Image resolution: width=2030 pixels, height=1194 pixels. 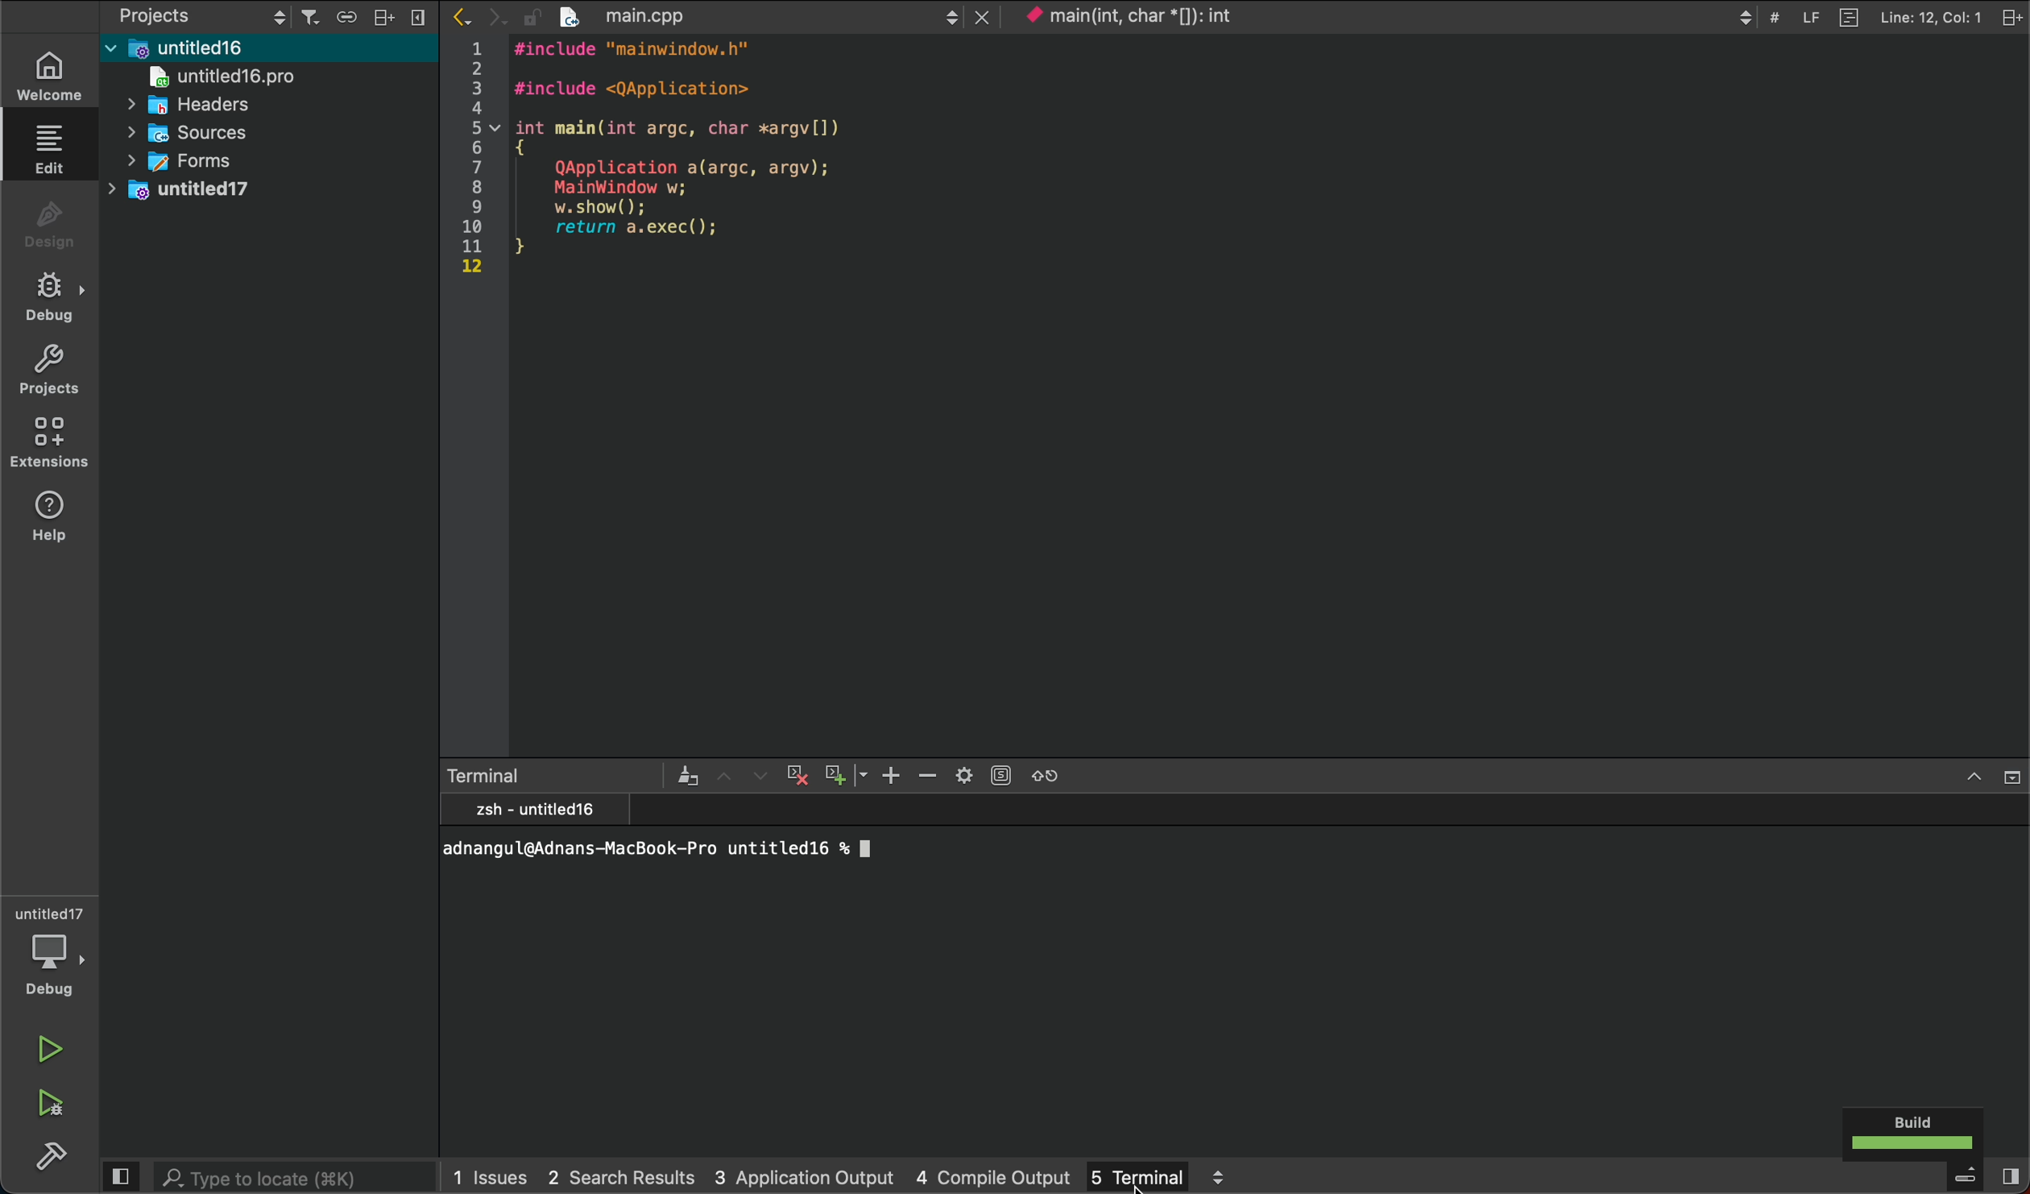 What do you see at coordinates (389, 15) in the screenshot?
I see `layout` at bounding box center [389, 15].